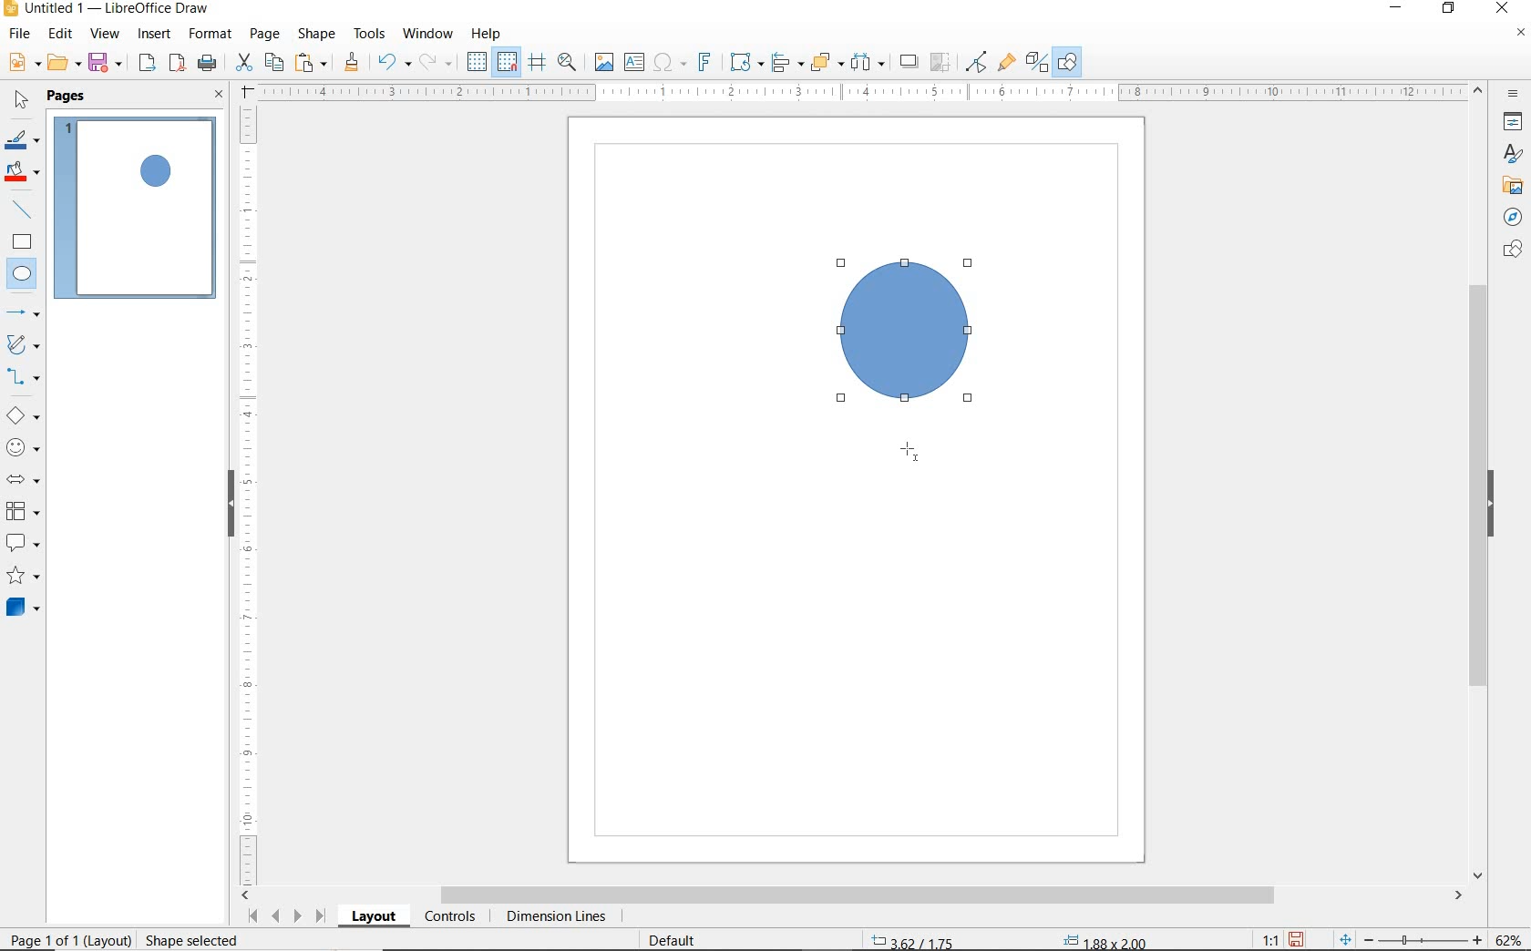 The image size is (1531, 951). Describe the element at coordinates (23, 275) in the screenshot. I see `ELLIPSE` at that location.